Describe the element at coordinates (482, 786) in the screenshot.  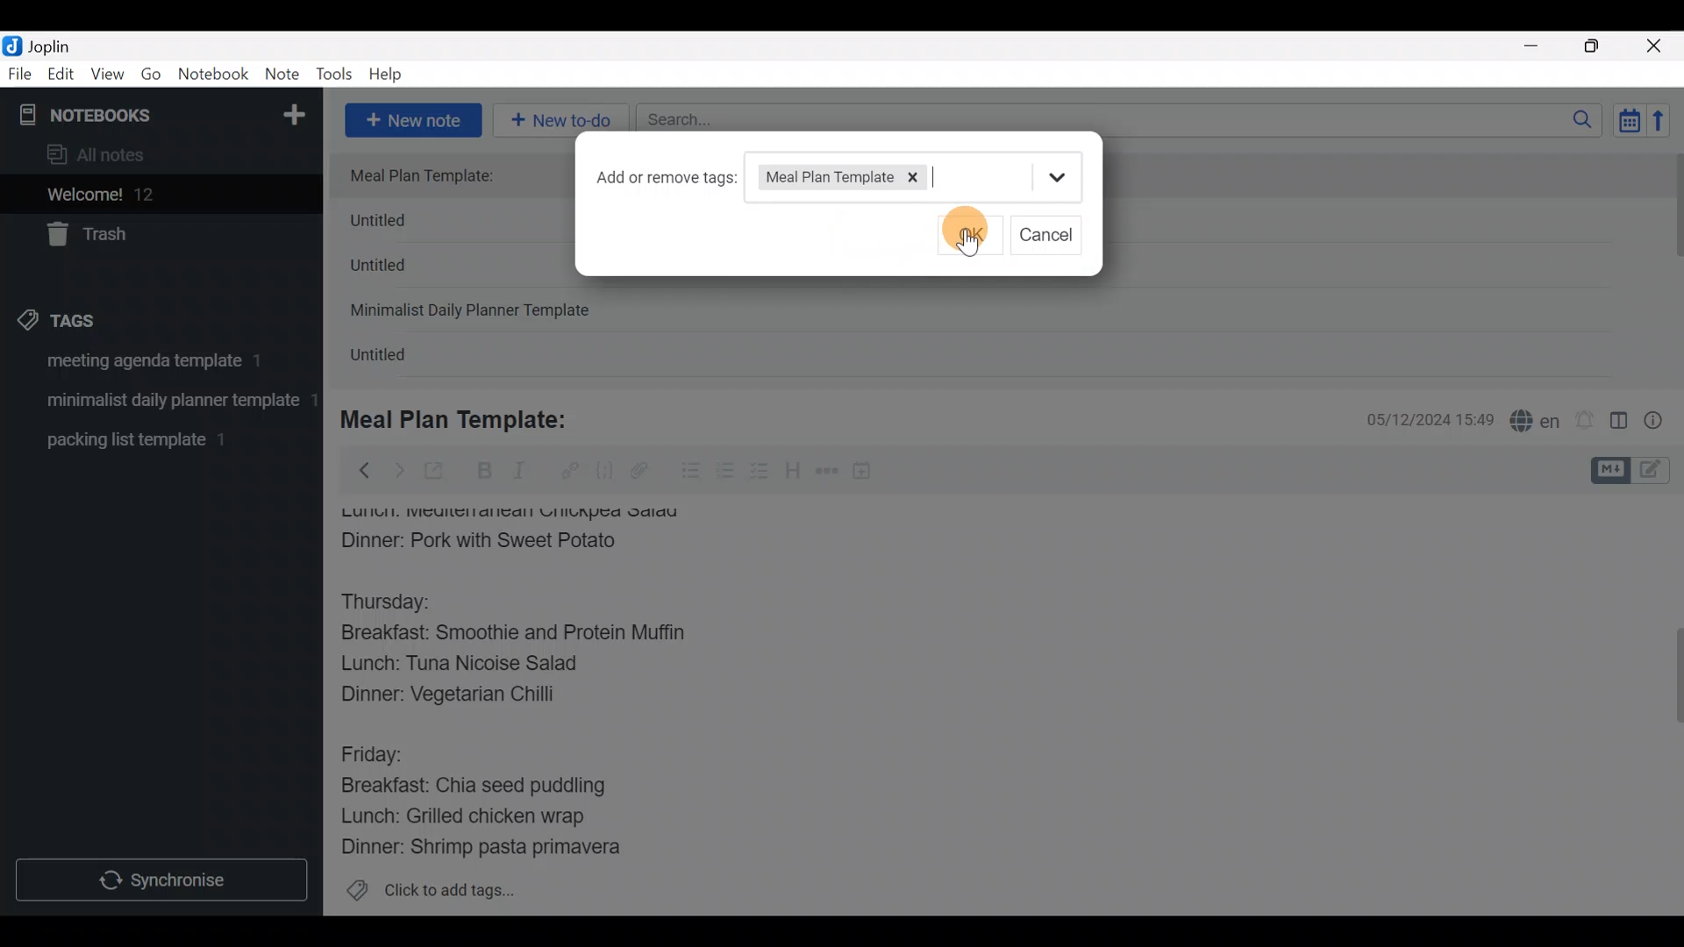
I see `Breakfast: Chia seed puddling` at that location.